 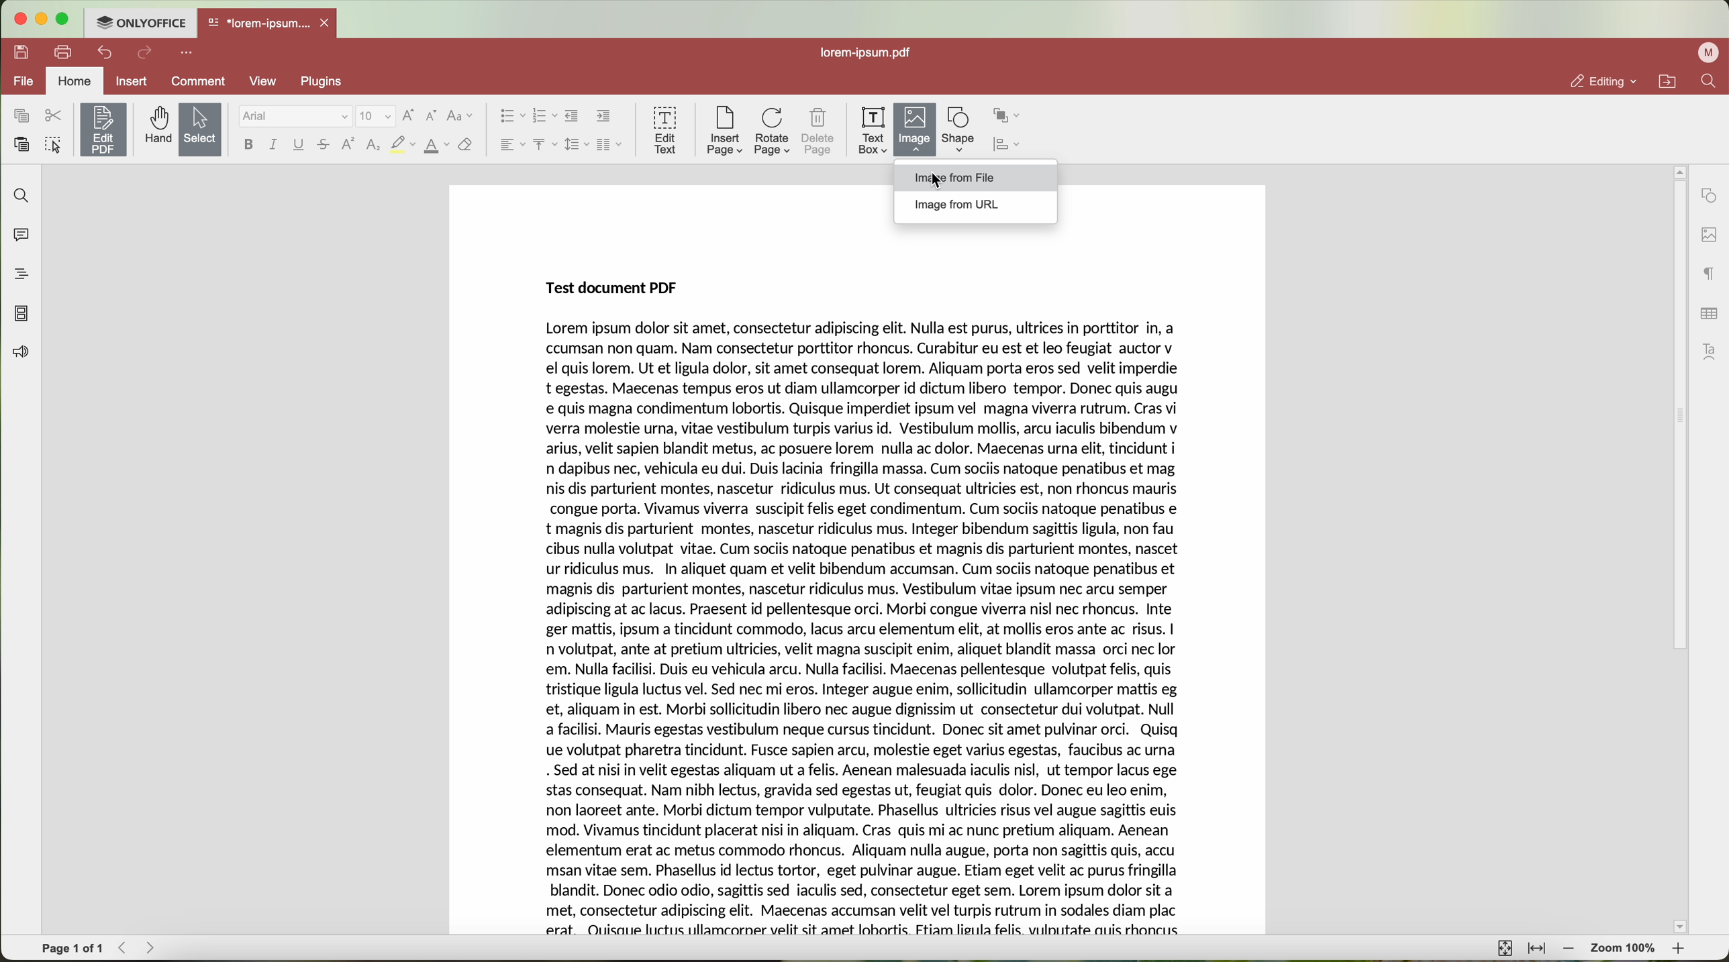 I want to click on comments, so click(x=18, y=233).